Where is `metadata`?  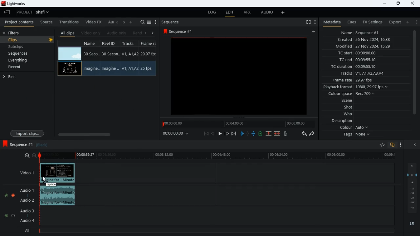
metadata is located at coordinates (330, 22).